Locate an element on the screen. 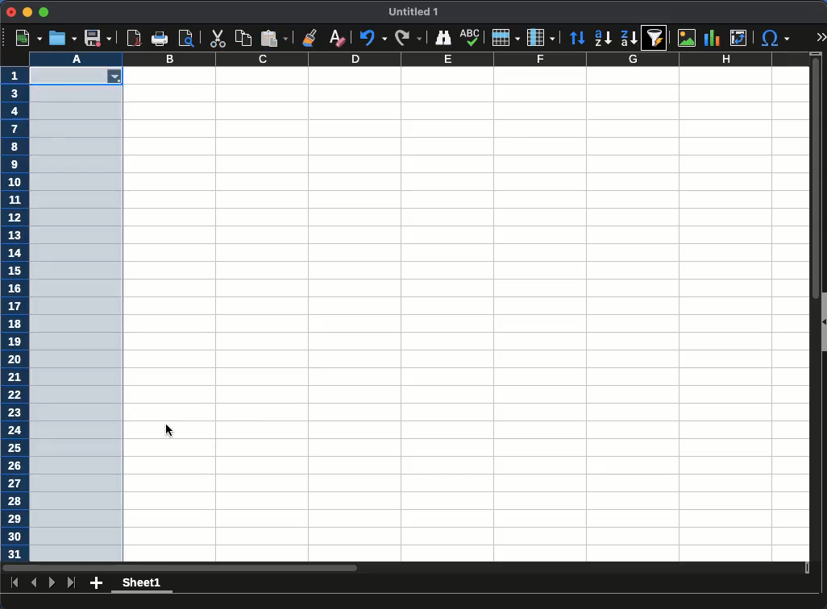 The width and height of the screenshot is (827, 609). spell check is located at coordinates (472, 37).